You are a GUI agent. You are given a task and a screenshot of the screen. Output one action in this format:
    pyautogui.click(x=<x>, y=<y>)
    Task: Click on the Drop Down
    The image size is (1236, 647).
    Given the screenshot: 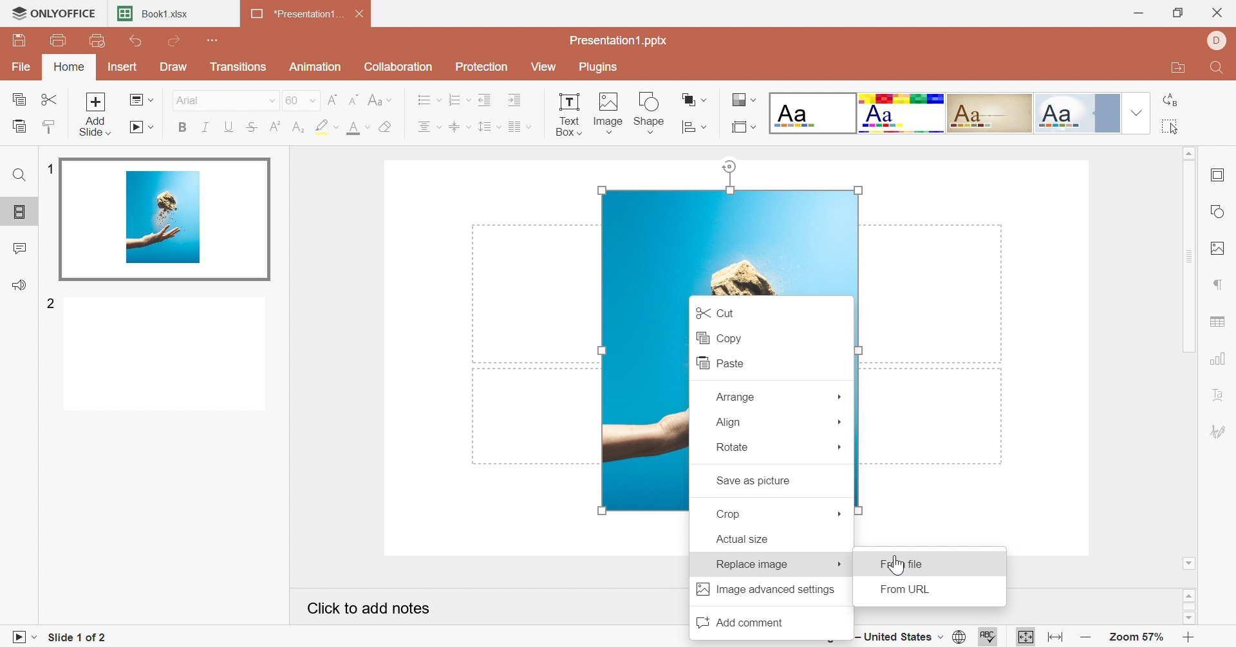 What is the action you would take?
    pyautogui.click(x=840, y=565)
    